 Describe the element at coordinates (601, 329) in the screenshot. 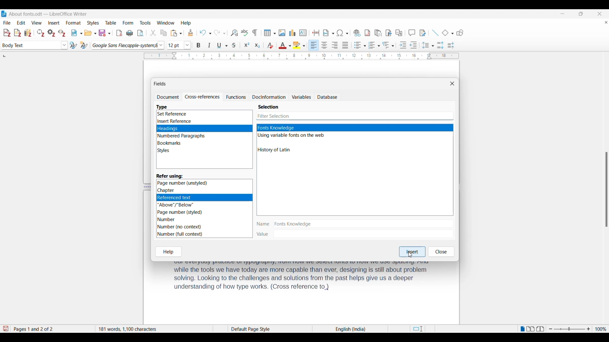

I see `Current zoom factor` at that location.